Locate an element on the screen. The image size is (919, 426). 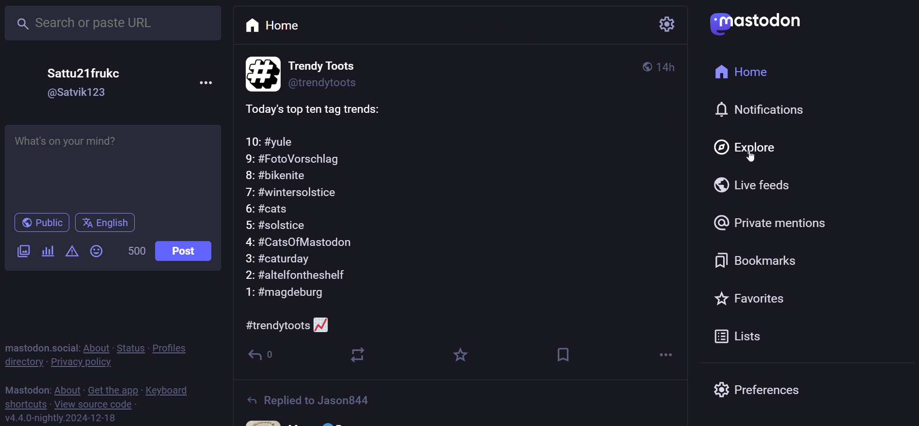
home is located at coordinates (276, 26).